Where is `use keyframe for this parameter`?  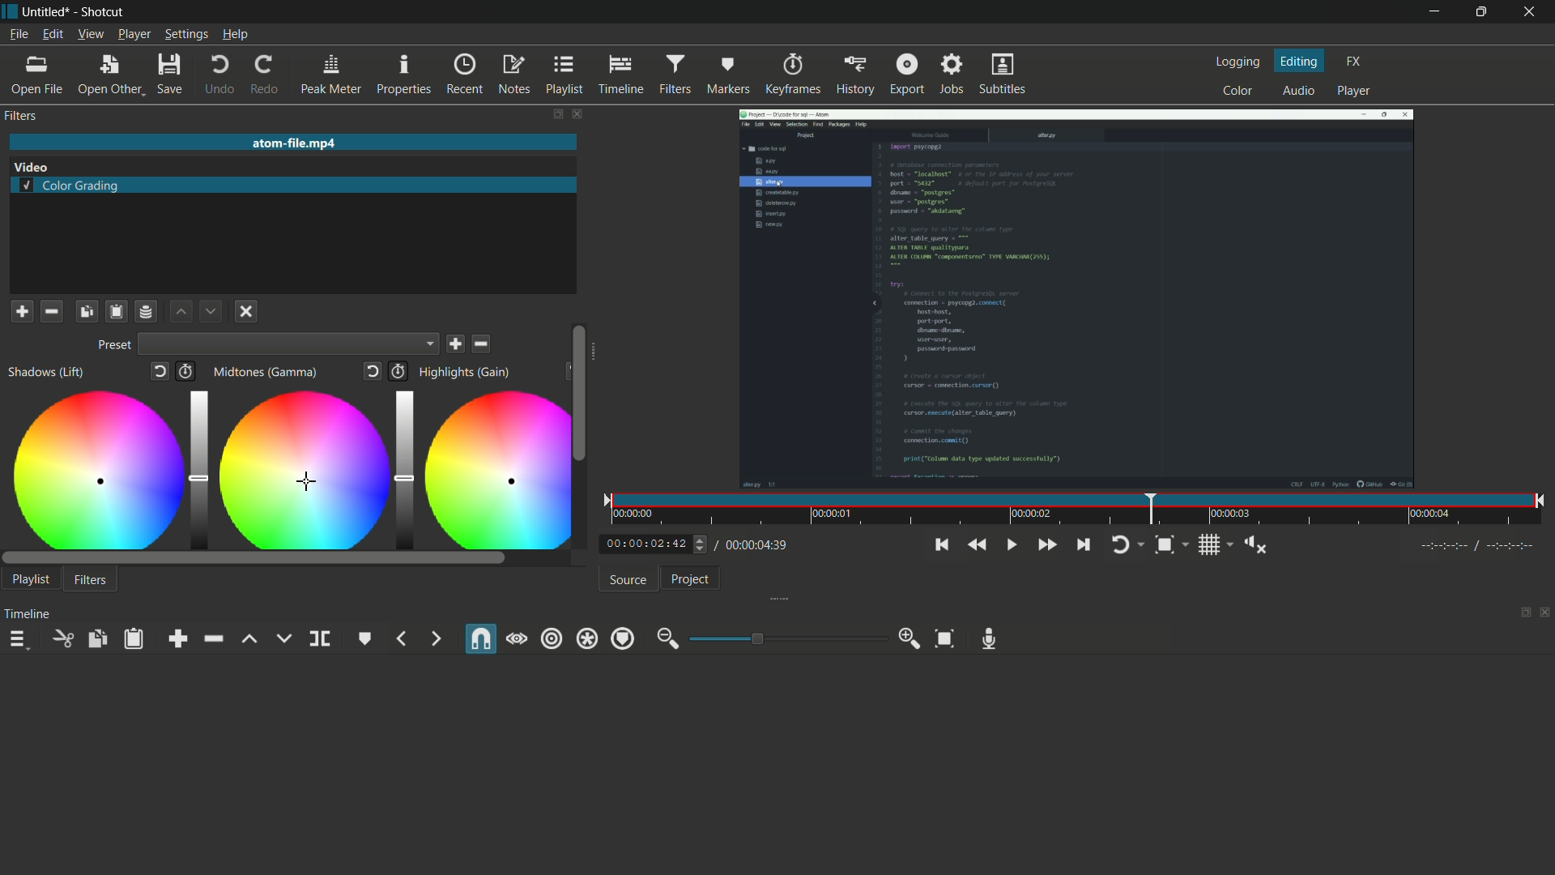
use keyframe for this parameter is located at coordinates (190, 373).